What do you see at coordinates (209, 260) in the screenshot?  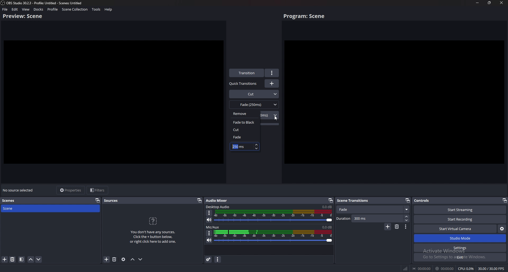 I see `advanced audio properties` at bounding box center [209, 260].